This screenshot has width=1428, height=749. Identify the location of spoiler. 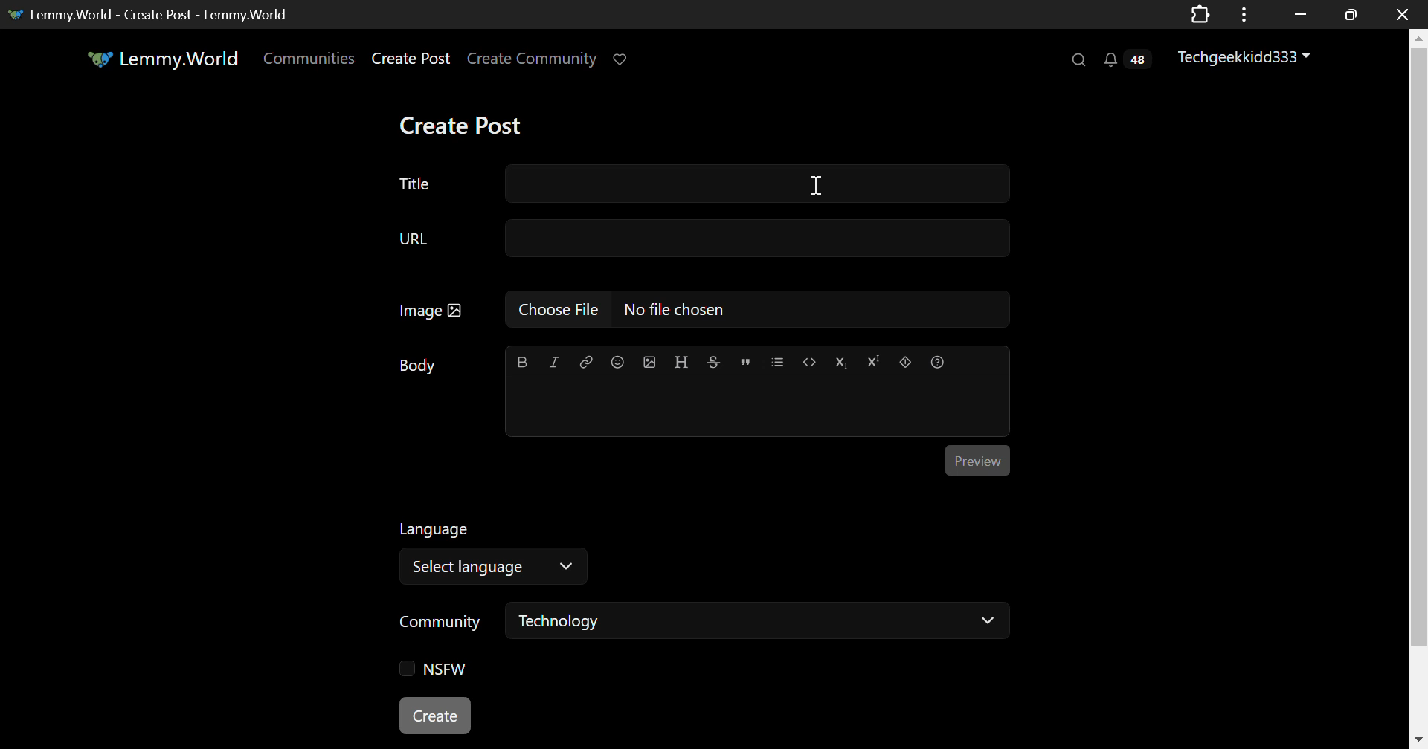
(903, 361).